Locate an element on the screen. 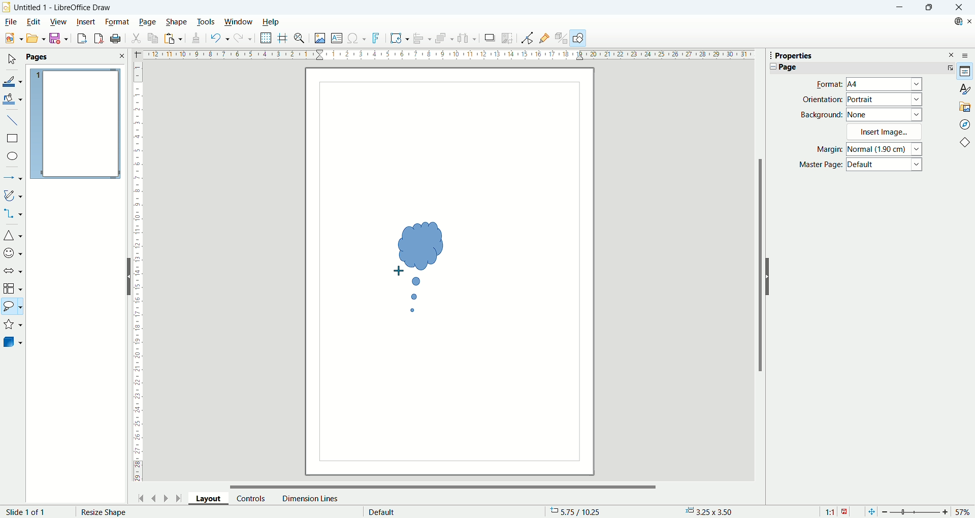 Image resolution: width=975 pixels, height=518 pixels. Portrait is located at coordinates (885, 100).